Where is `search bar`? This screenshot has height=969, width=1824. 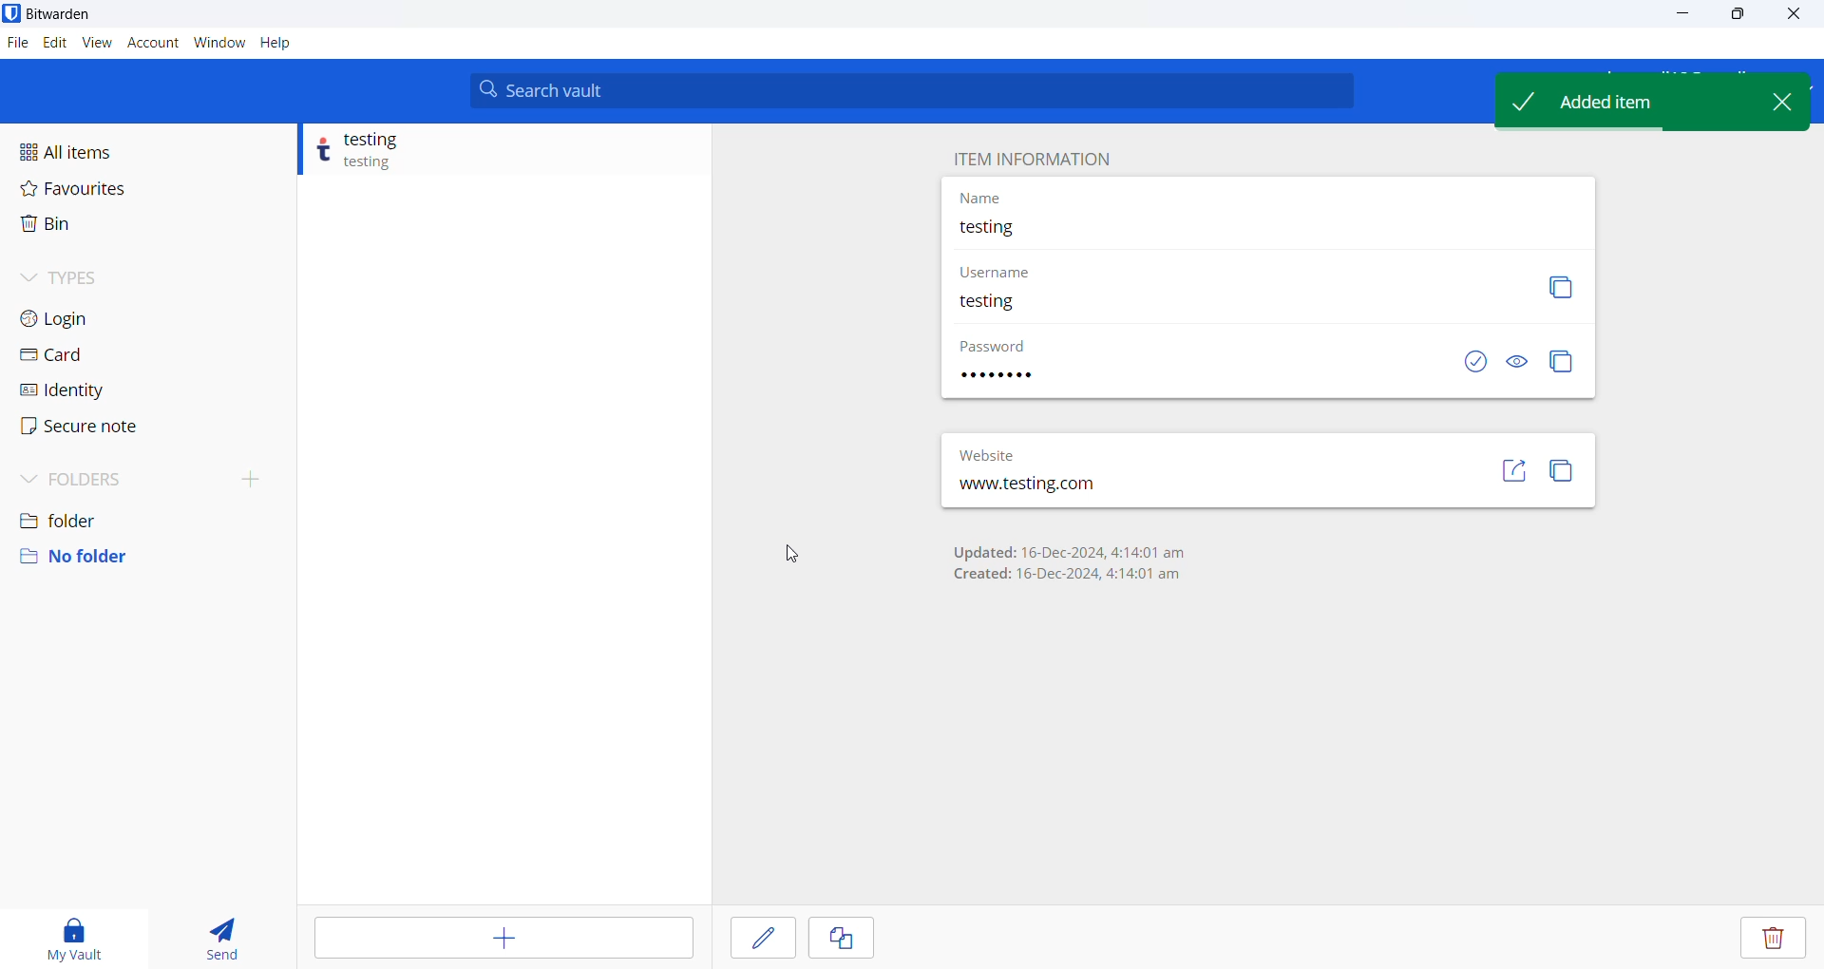 search bar is located at coordinates (911, 89).